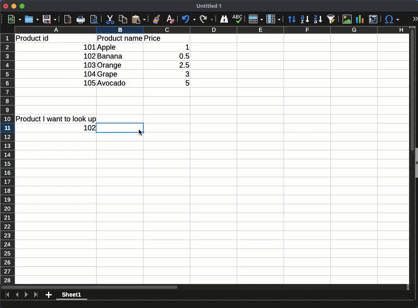 The image size is (418, 308). I want to click on pivot table, so click(374, 19).